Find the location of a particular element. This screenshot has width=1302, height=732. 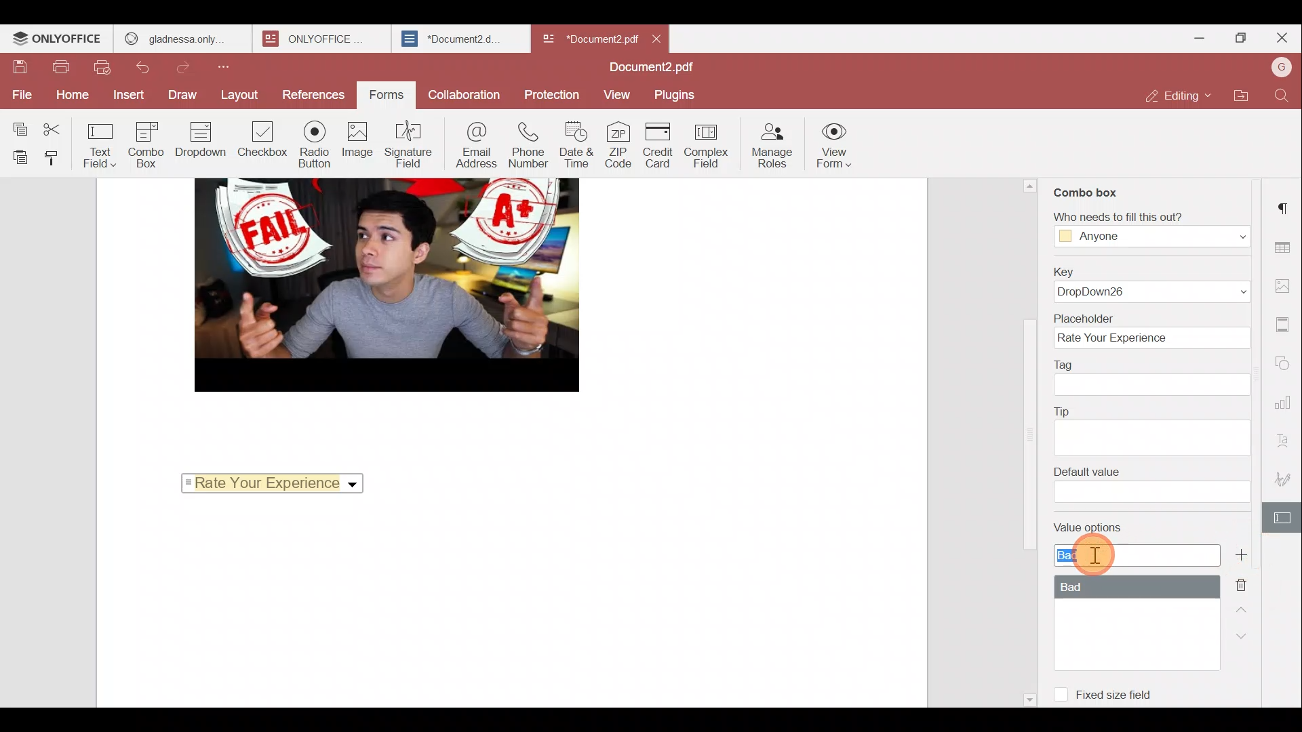

Default value is located at coordinates (1151, 485).